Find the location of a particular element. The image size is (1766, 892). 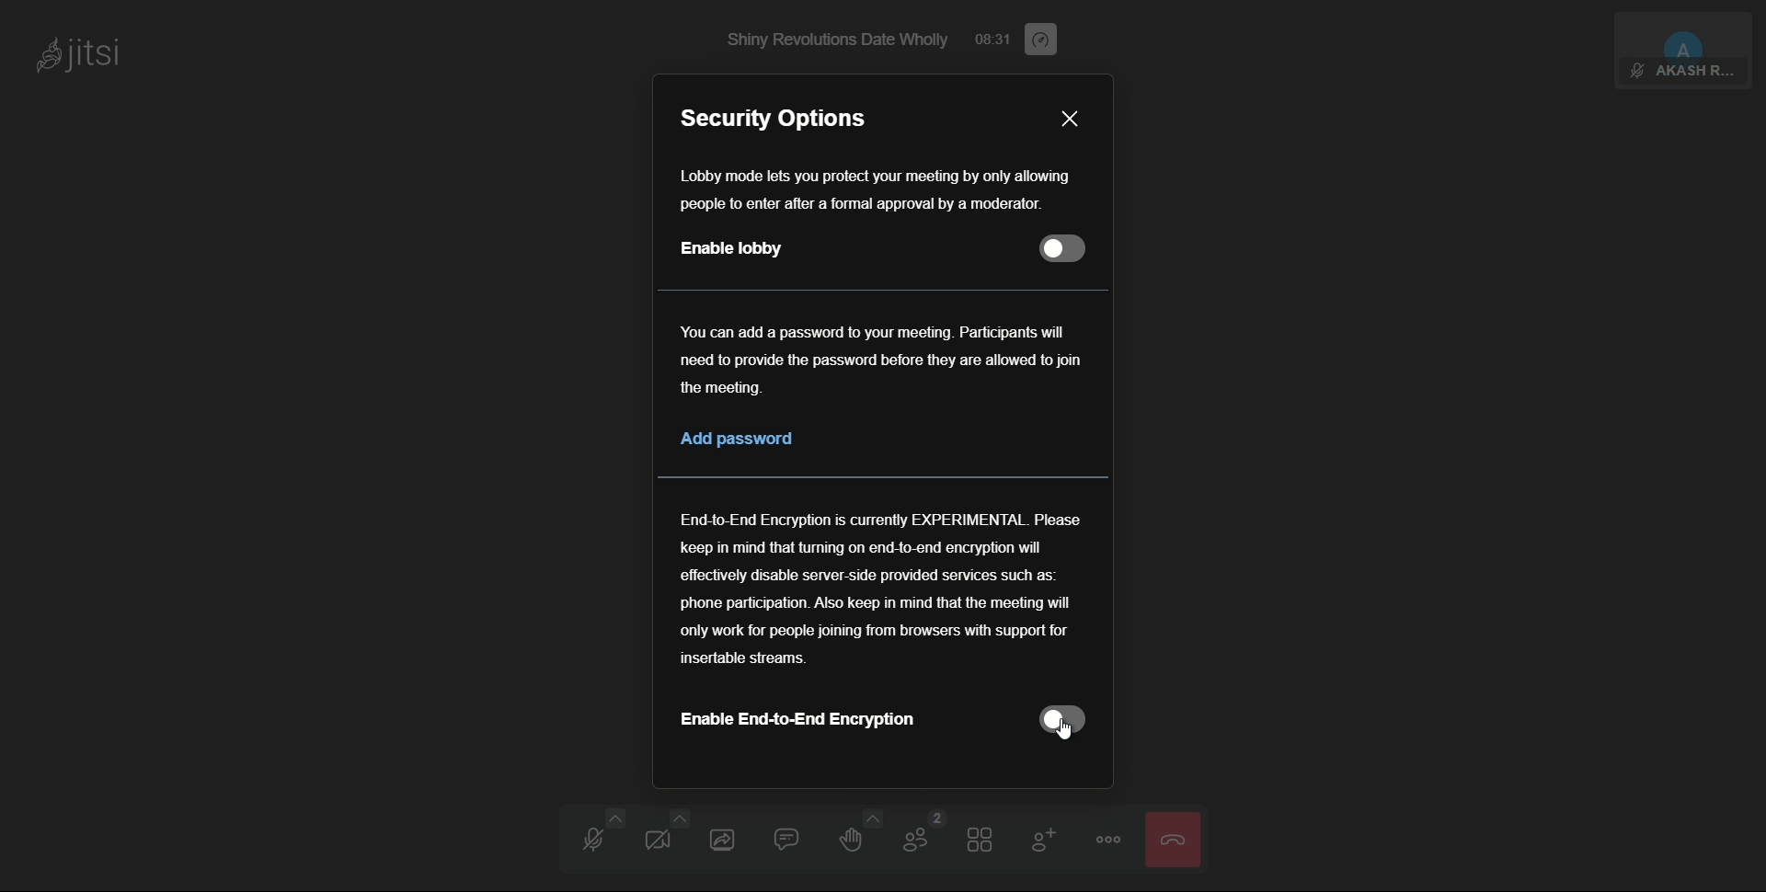

toggle switch is located at coordinates (1066, 248).